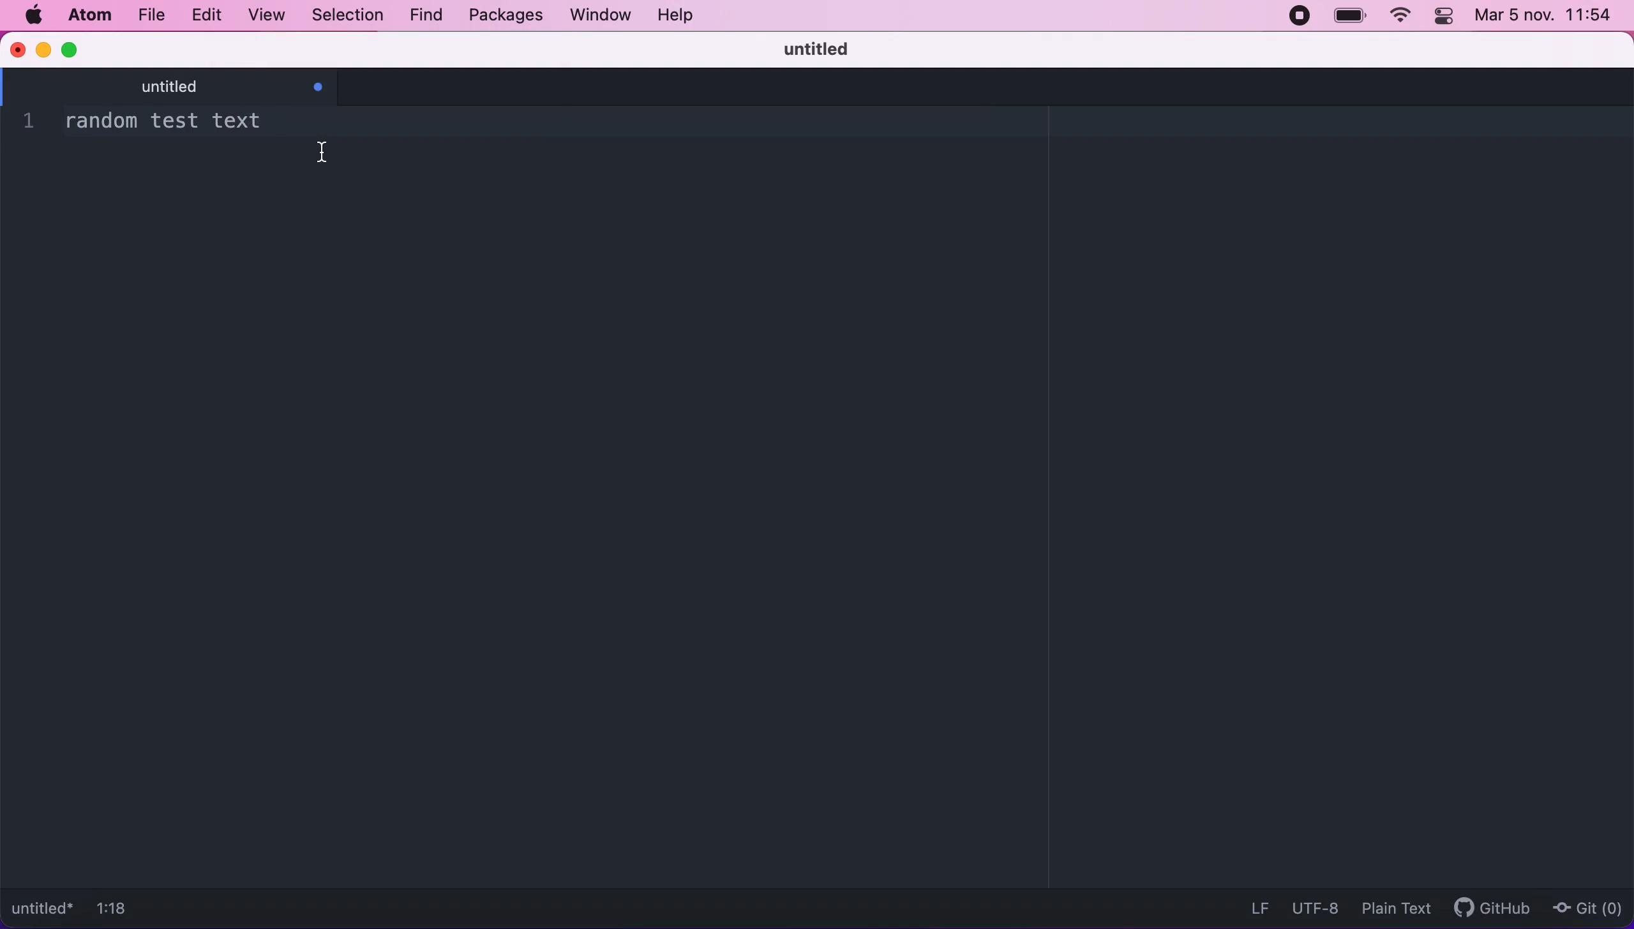 The image size is (1634, 929). What do you see at coordinates (151, 15) in the screenshot?
I see `file` at bounding box center [151, 15].